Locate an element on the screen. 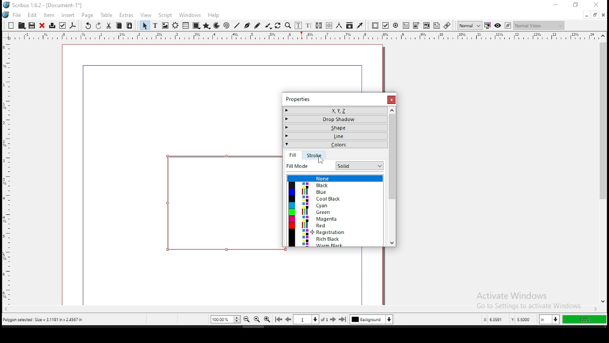 This screenshot has height=343, width=609. text is located at coordinates (156, 25).